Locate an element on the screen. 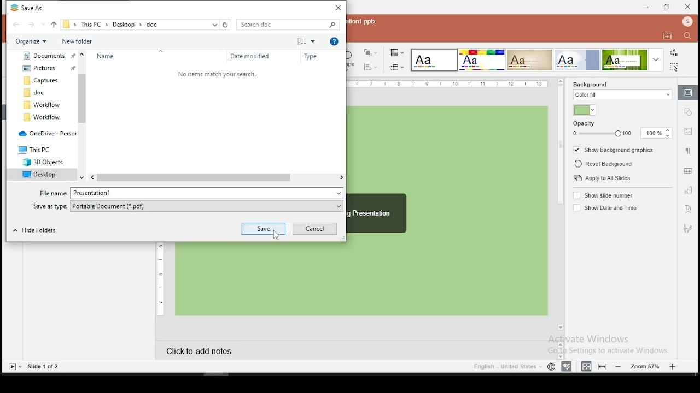  language is located at coordinates (507, 367).